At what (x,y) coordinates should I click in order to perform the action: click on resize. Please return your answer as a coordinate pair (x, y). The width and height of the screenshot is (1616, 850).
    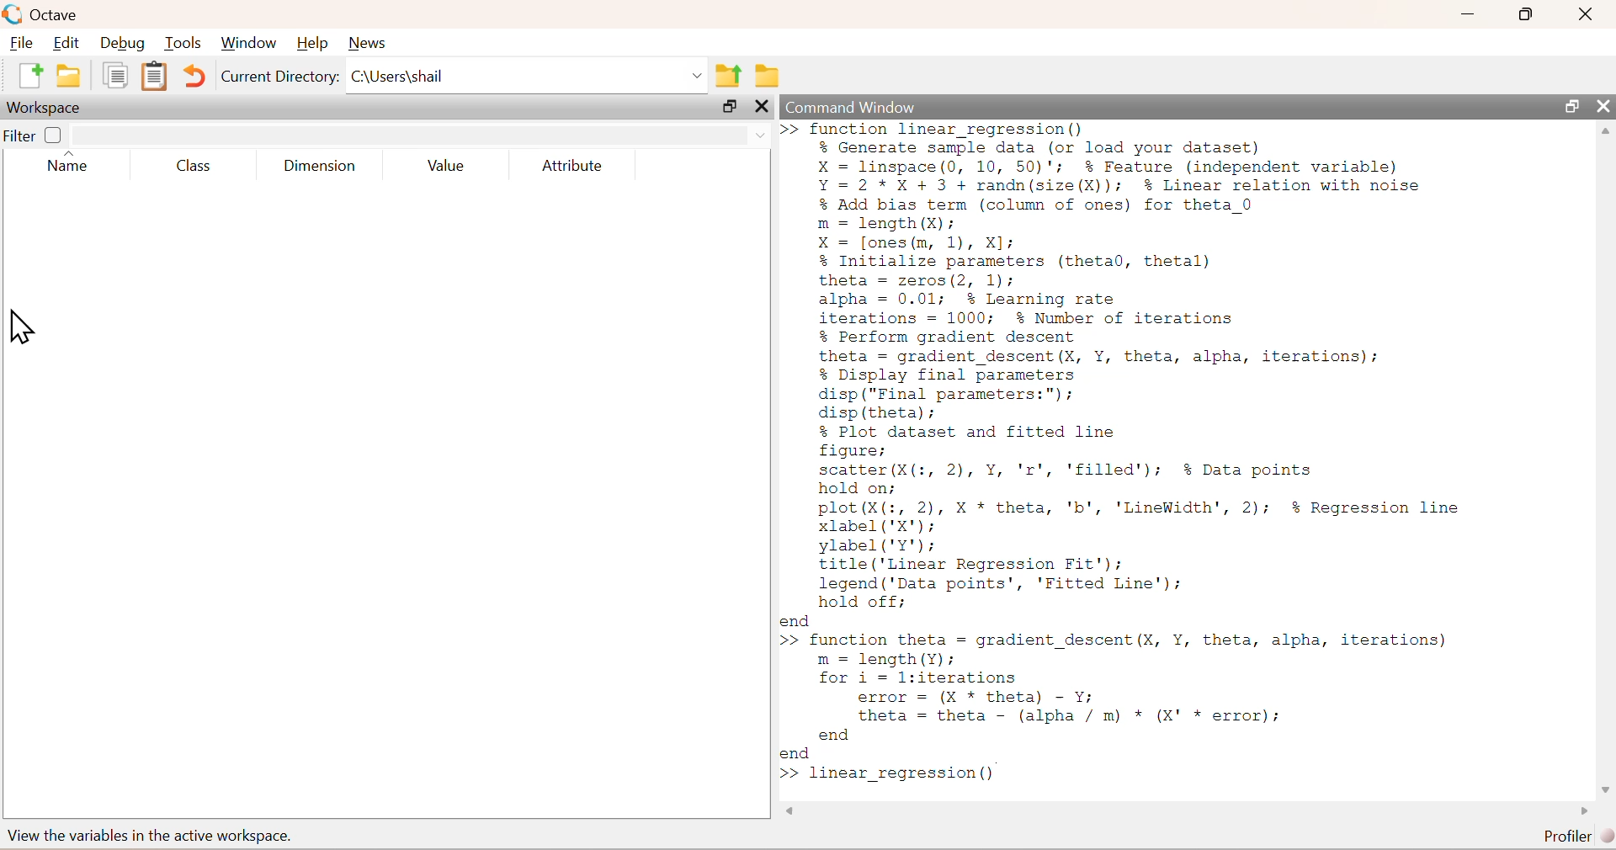
    Looking at the image, I should click on (731, 106).